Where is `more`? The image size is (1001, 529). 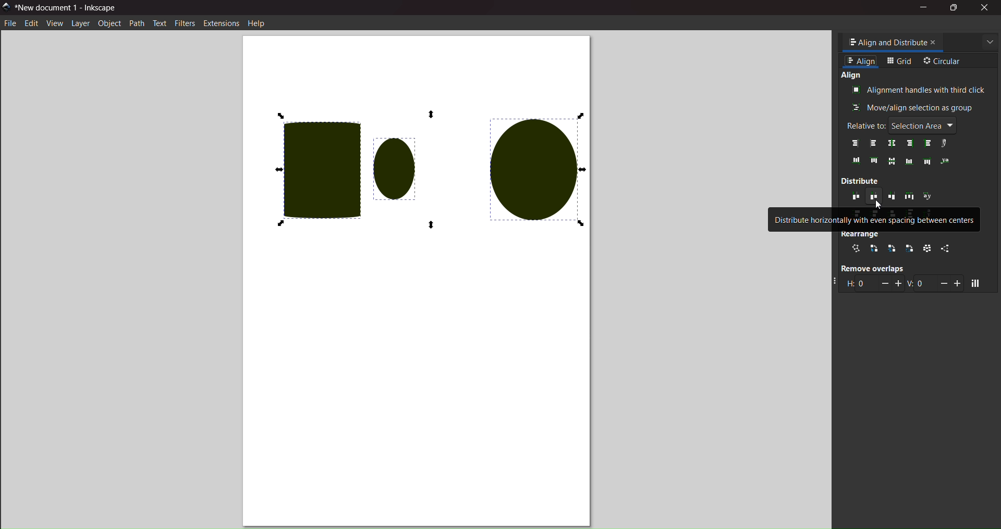 more is located at coordinates (992, 42).